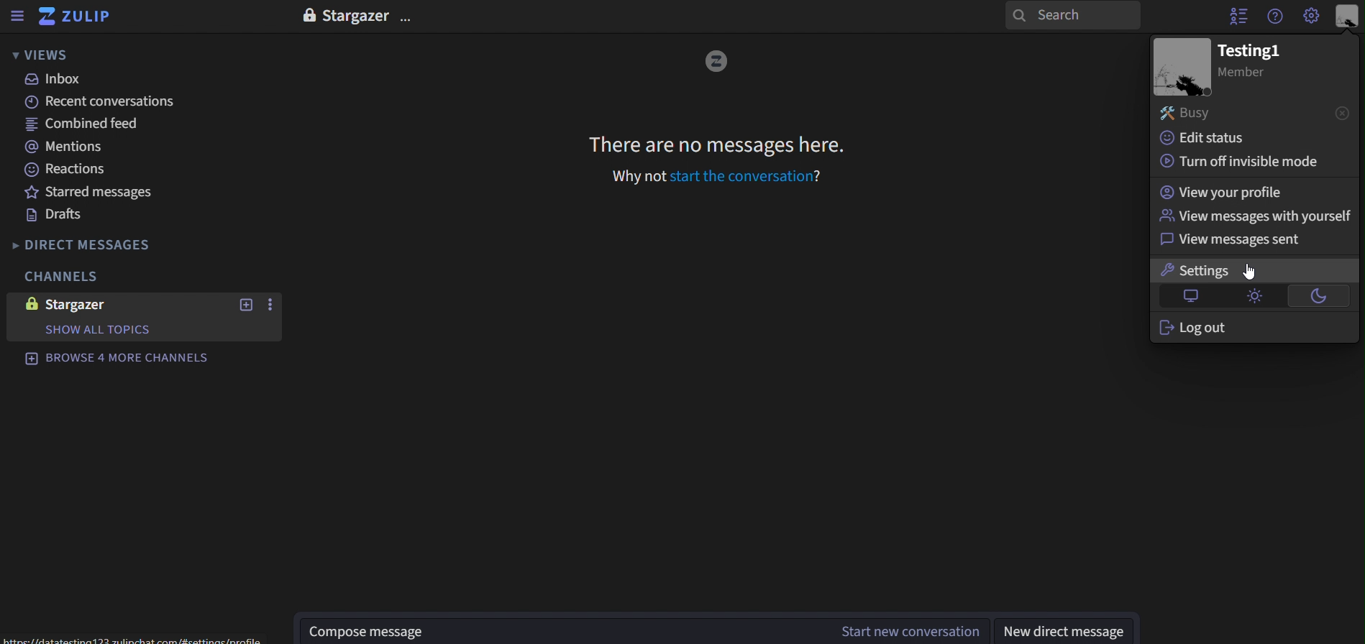  What do you see at coordinates (66, 170) in the screenshot?
I see `reactions` at bounding box center [66, 170].